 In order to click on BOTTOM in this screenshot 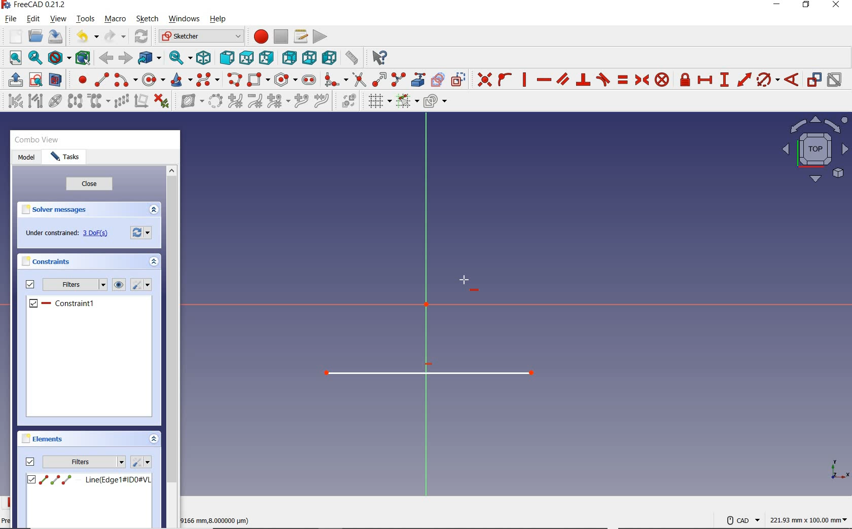, I will do `click(309, 57)`.